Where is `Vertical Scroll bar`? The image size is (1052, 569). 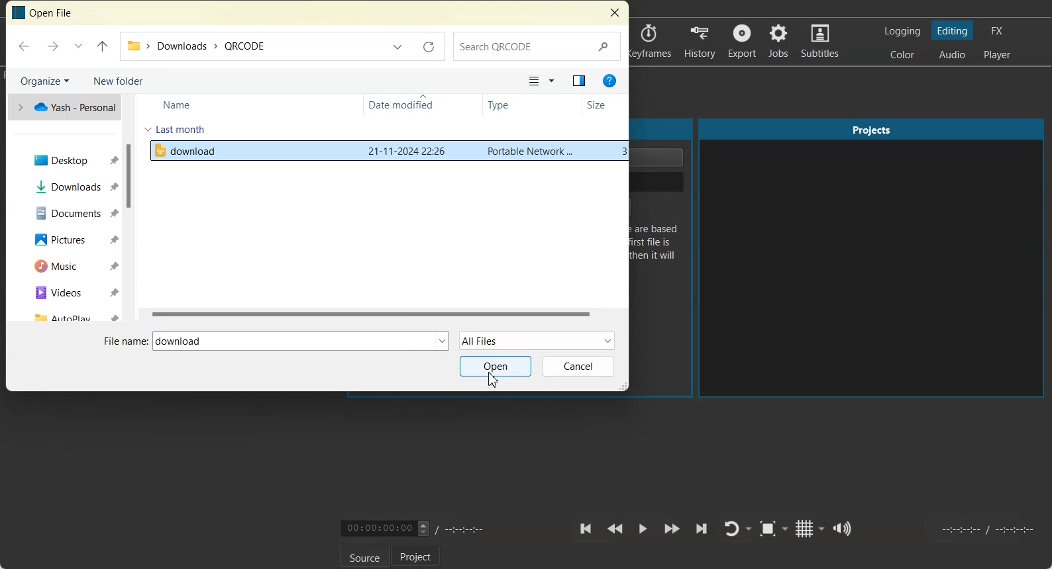
Vertical Scroll bar is located at coordinates (128, 208).